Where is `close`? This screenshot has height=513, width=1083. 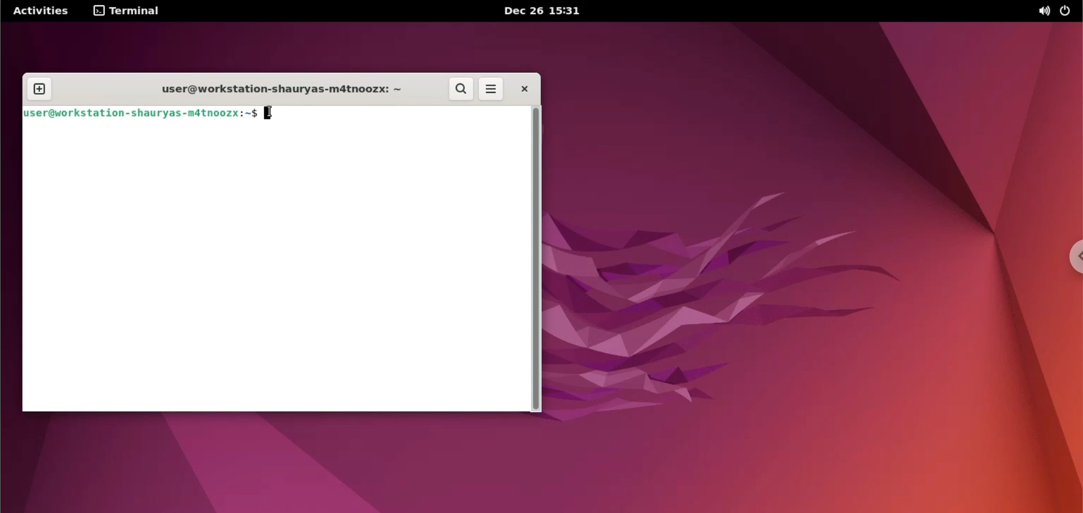
close is located at coordinates (522, 90).